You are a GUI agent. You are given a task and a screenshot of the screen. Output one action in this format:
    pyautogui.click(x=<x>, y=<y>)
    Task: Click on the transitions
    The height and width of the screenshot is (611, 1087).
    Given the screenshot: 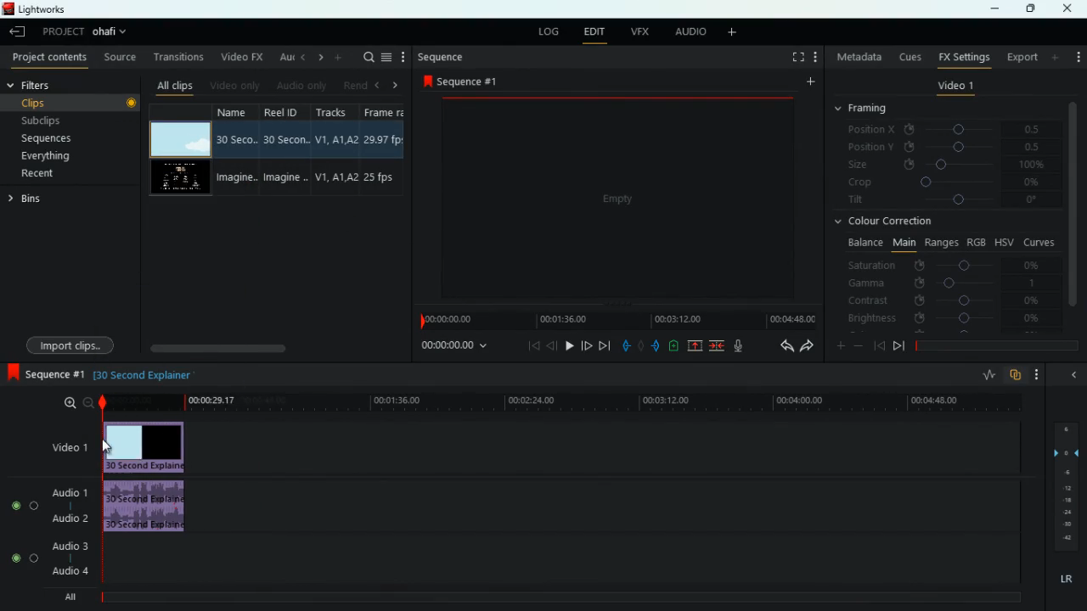 What is the action you would take?
    pyautogui.click(x=176, y=56)
    